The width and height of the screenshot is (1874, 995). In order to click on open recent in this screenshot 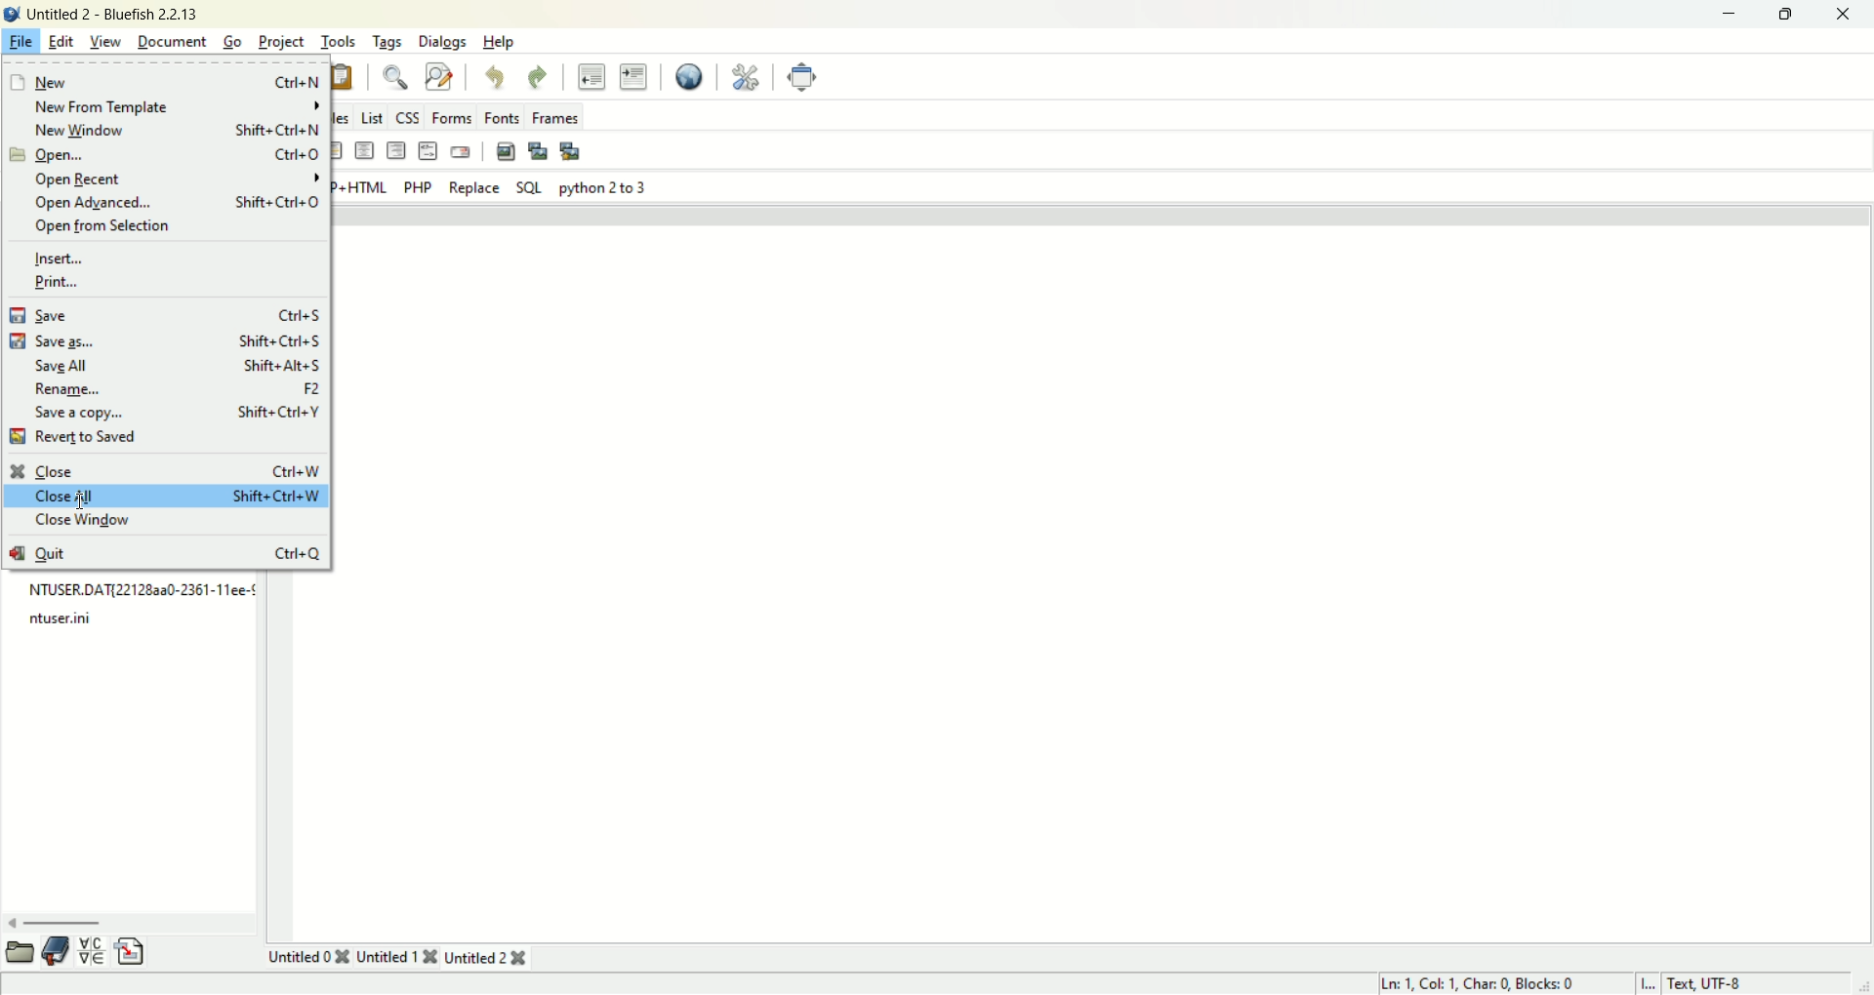, I will do `click(180, 179)`.